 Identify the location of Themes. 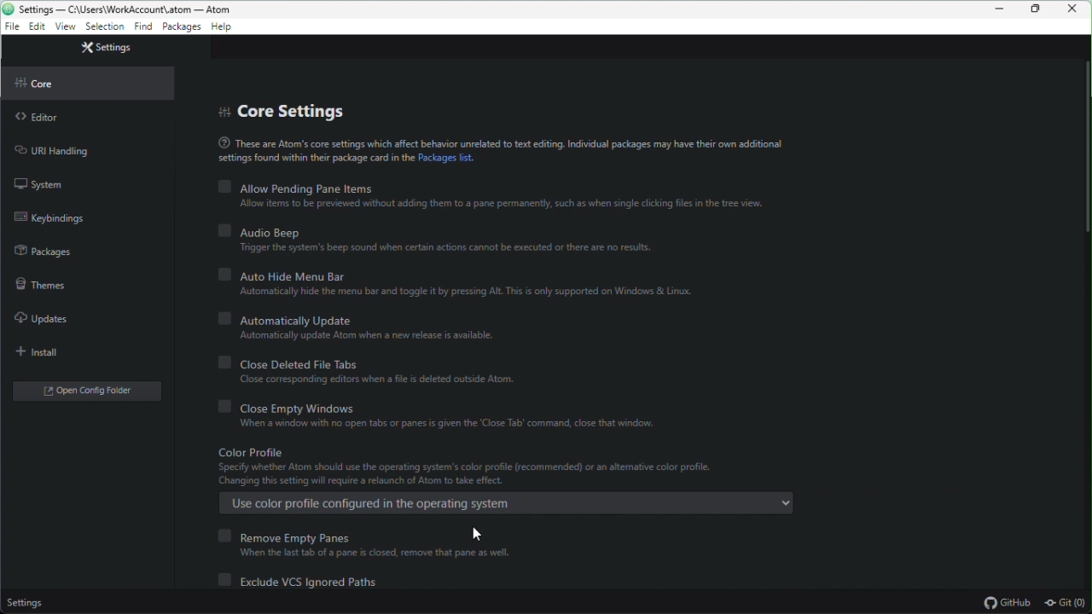
(38, 283).